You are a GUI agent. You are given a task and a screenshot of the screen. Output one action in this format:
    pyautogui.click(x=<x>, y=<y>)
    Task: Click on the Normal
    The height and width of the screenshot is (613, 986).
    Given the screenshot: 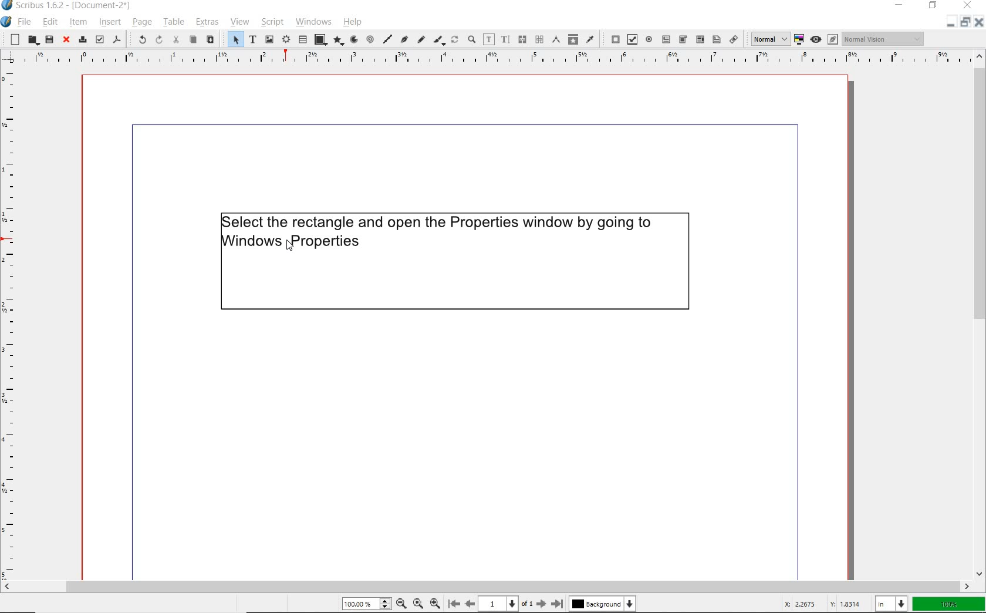 What is the action you would take?
    pyautogui.click(x=766, y=38)
    